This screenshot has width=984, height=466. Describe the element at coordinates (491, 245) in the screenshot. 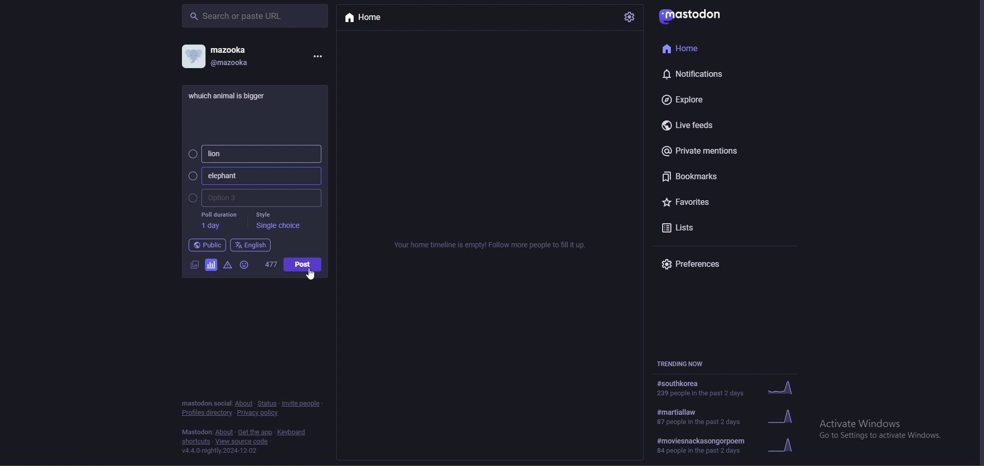

I see `info` at that location.